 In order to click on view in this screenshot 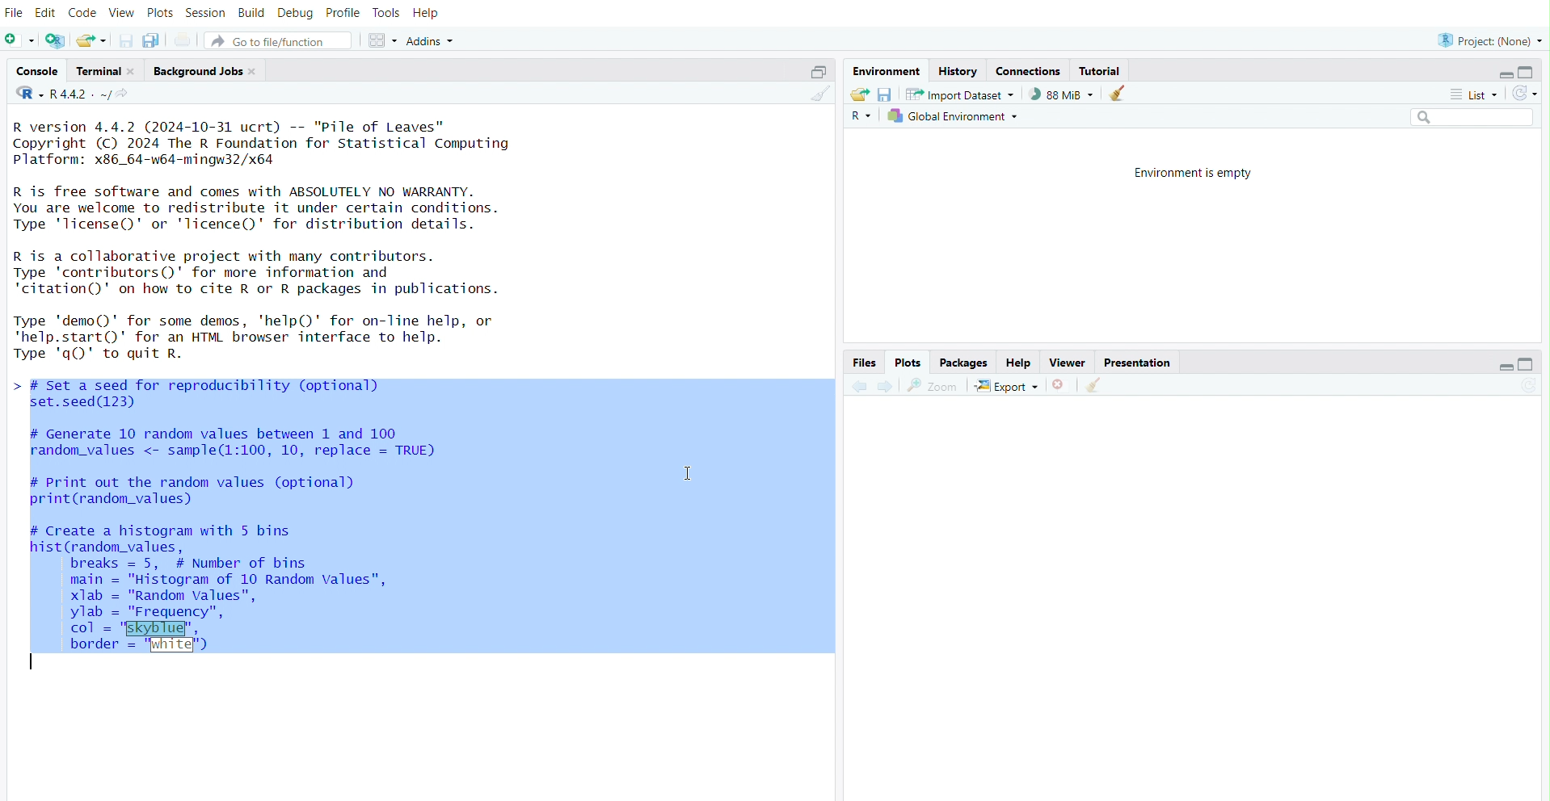, I will do `click(122, 10)`.